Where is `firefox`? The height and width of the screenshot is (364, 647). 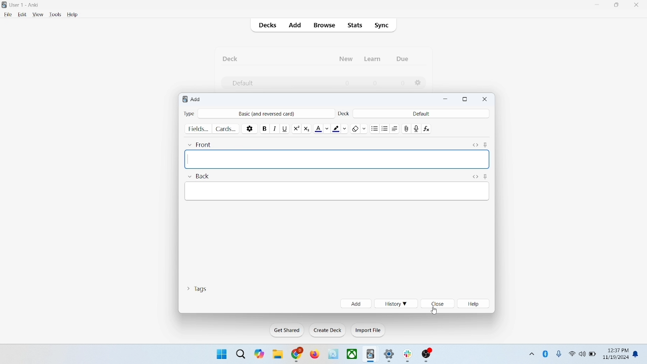
firefox is located at coordinates (314, 354).